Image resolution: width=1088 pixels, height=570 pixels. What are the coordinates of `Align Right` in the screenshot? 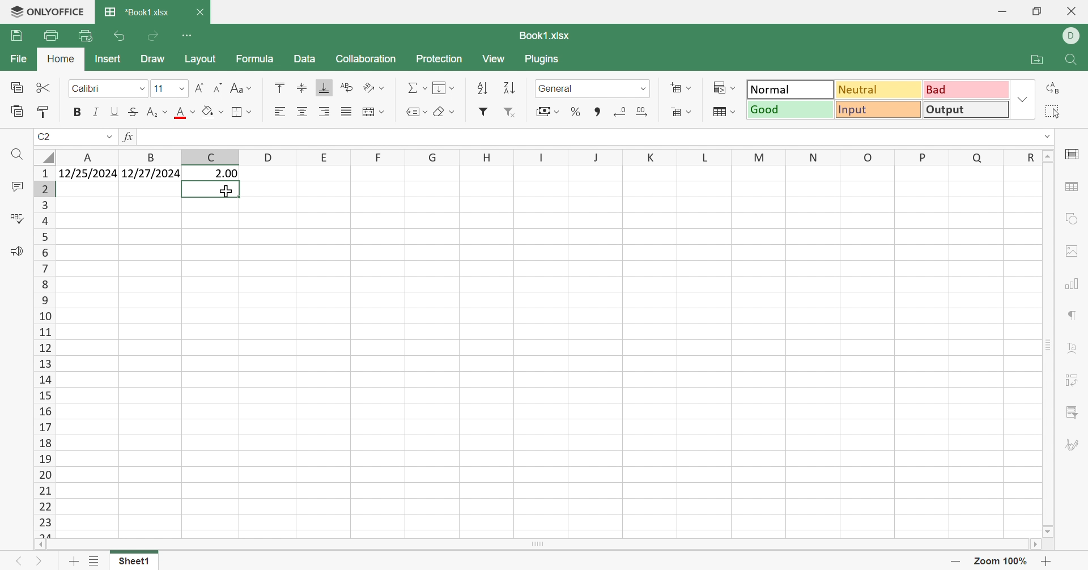 It's located at (324, 112).